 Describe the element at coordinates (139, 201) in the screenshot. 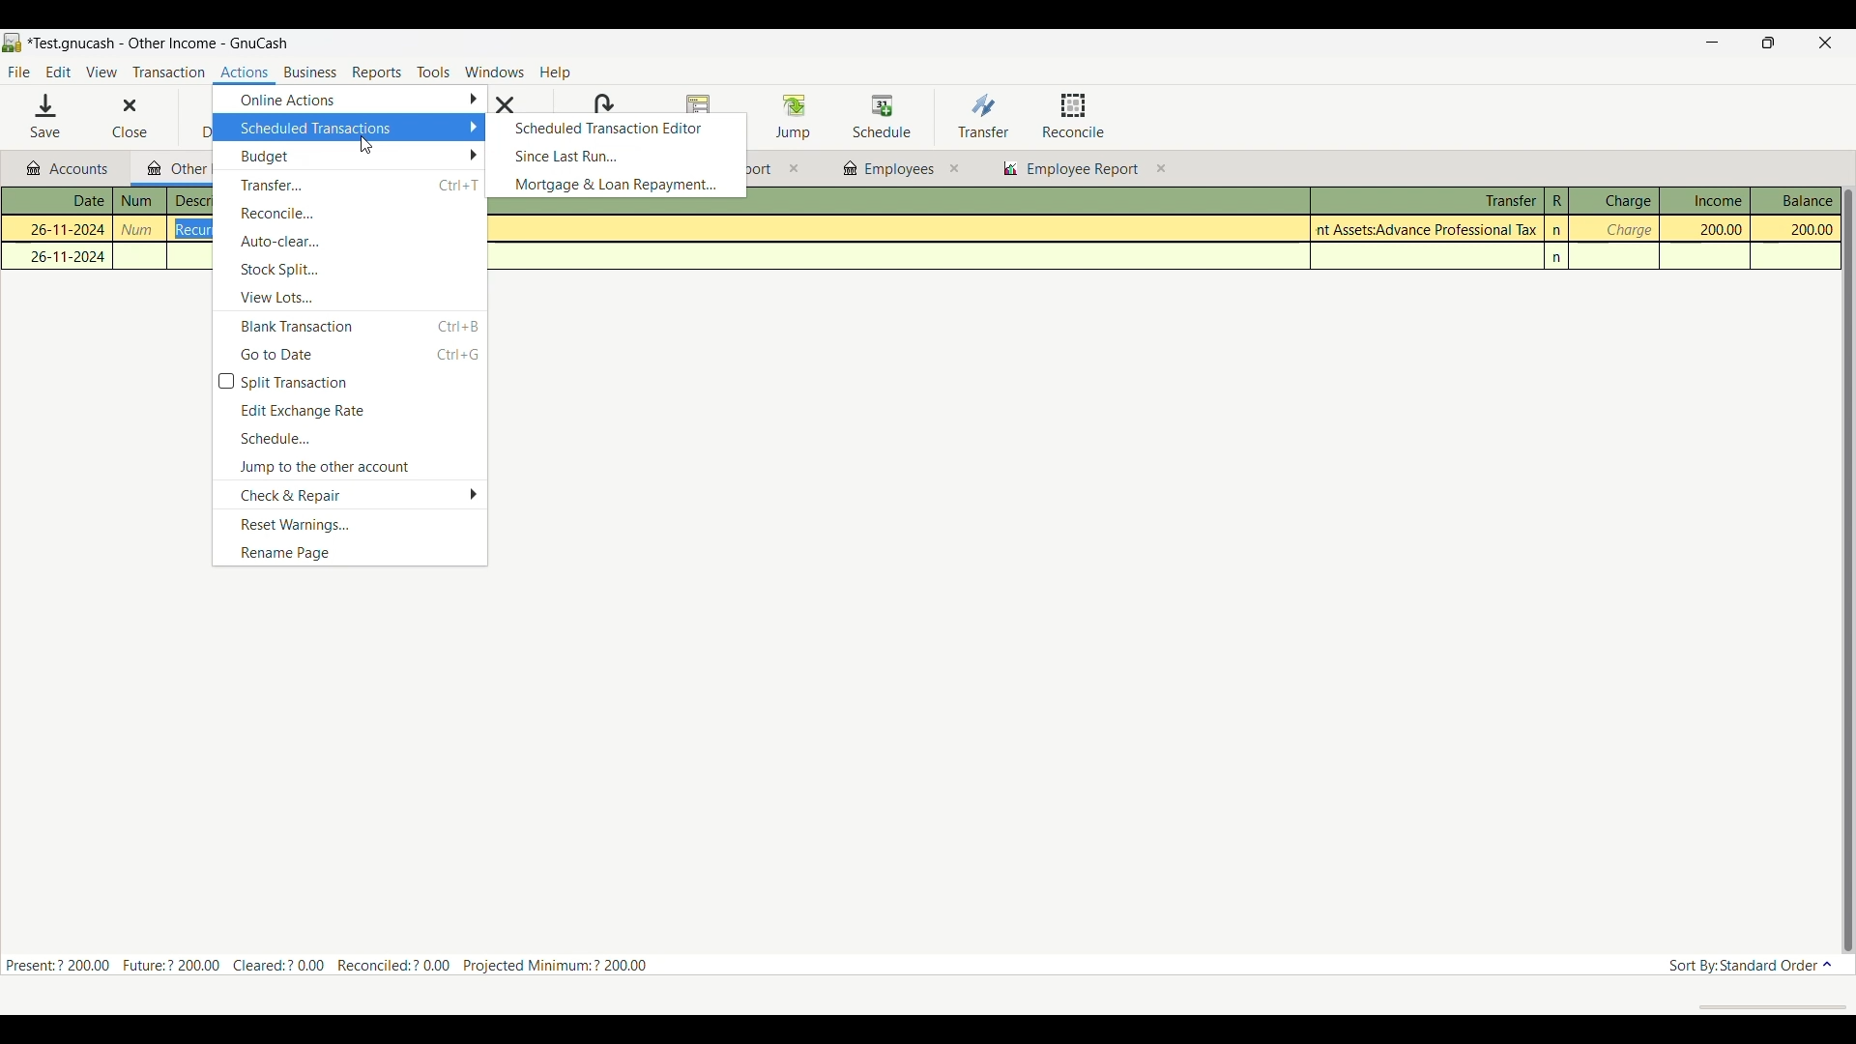

I see `num` at that location.